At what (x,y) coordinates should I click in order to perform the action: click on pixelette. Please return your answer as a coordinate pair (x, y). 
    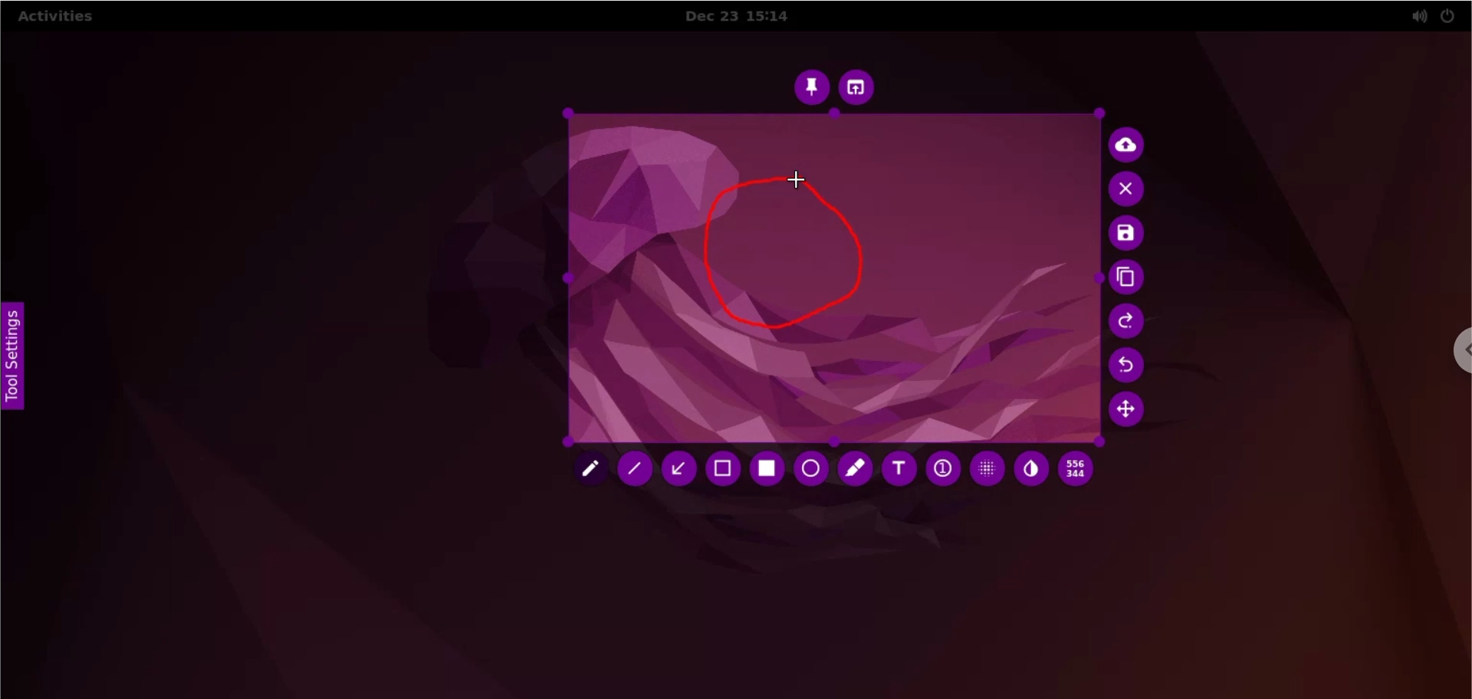
    Looking at the image, I should click on (988, 471).